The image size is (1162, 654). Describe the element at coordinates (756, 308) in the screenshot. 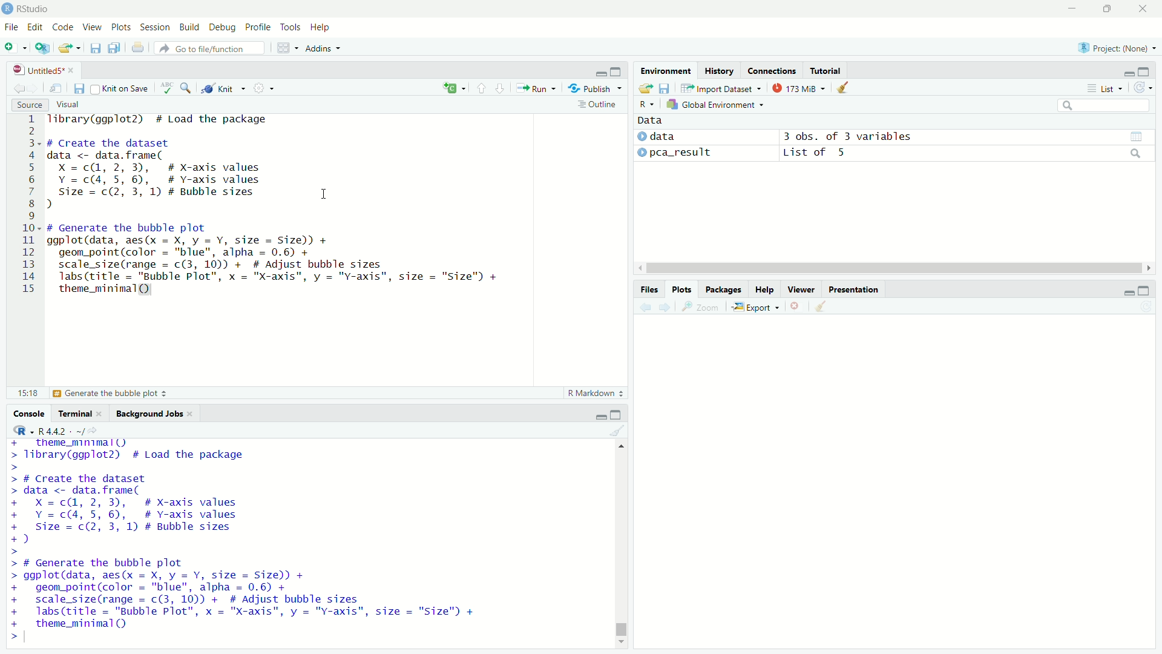

I see `export` at that location.